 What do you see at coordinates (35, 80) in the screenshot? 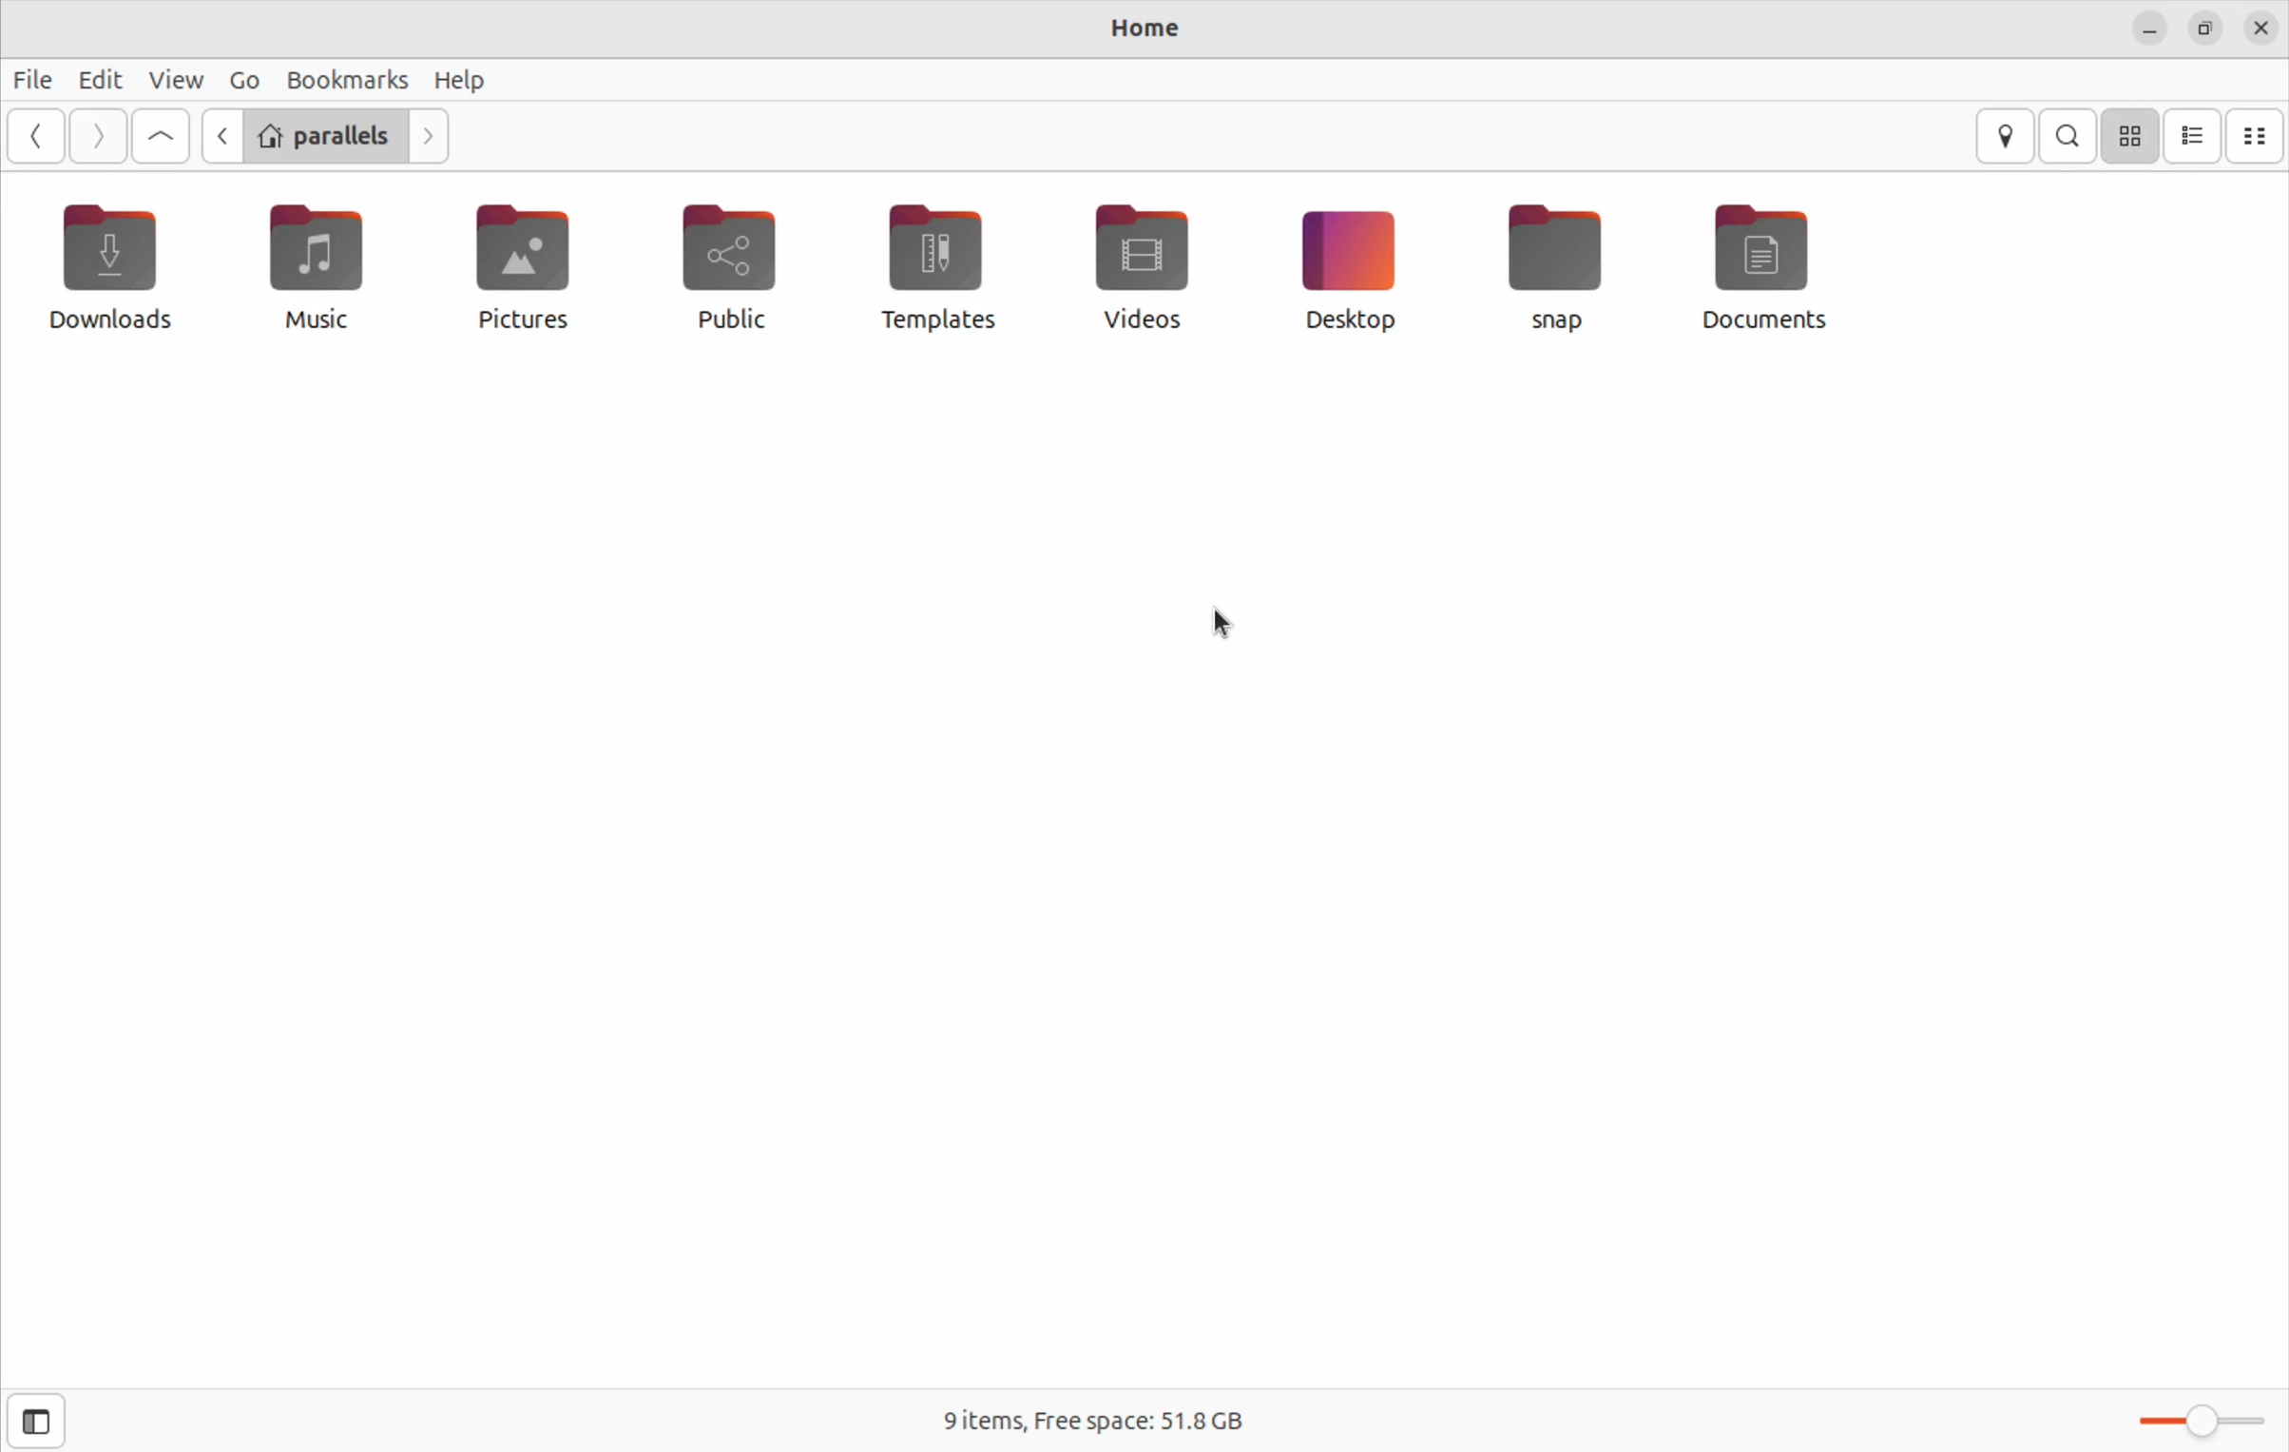
I see `File` at bounding box center [35, 80].